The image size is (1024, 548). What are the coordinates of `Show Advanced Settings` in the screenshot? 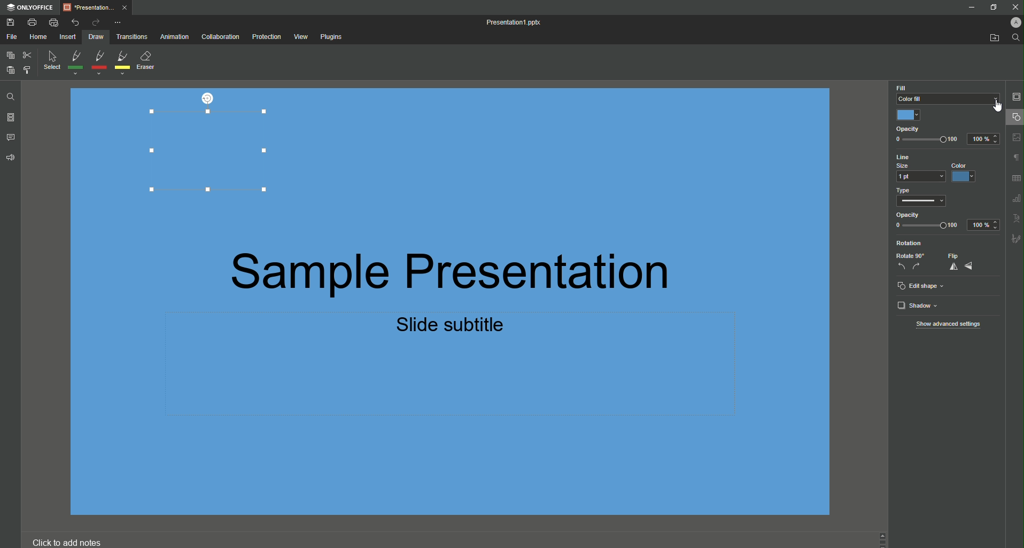 It's located at (950, 325).